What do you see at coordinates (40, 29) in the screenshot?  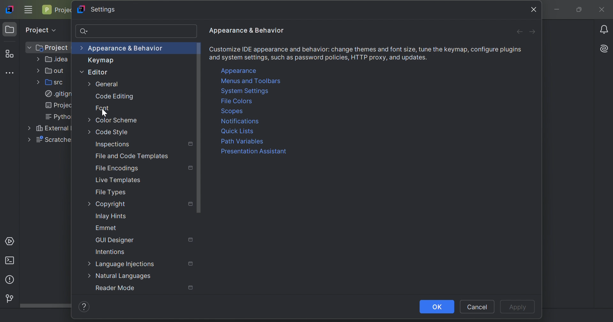 I see `Project` at bounding box center [40, 29].